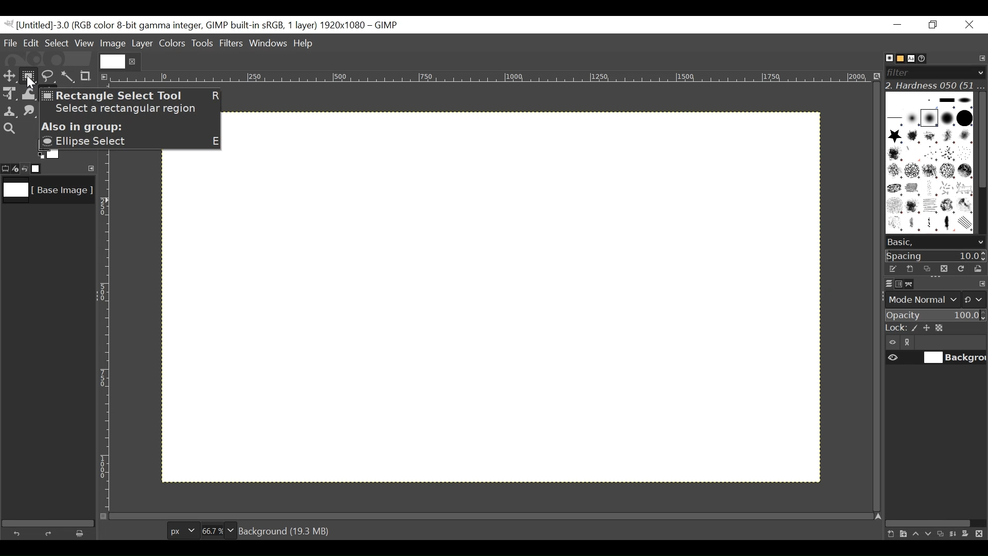 The width and height of the screenshot is (988, 556). I want to click on scroll down, so click(980, 242).